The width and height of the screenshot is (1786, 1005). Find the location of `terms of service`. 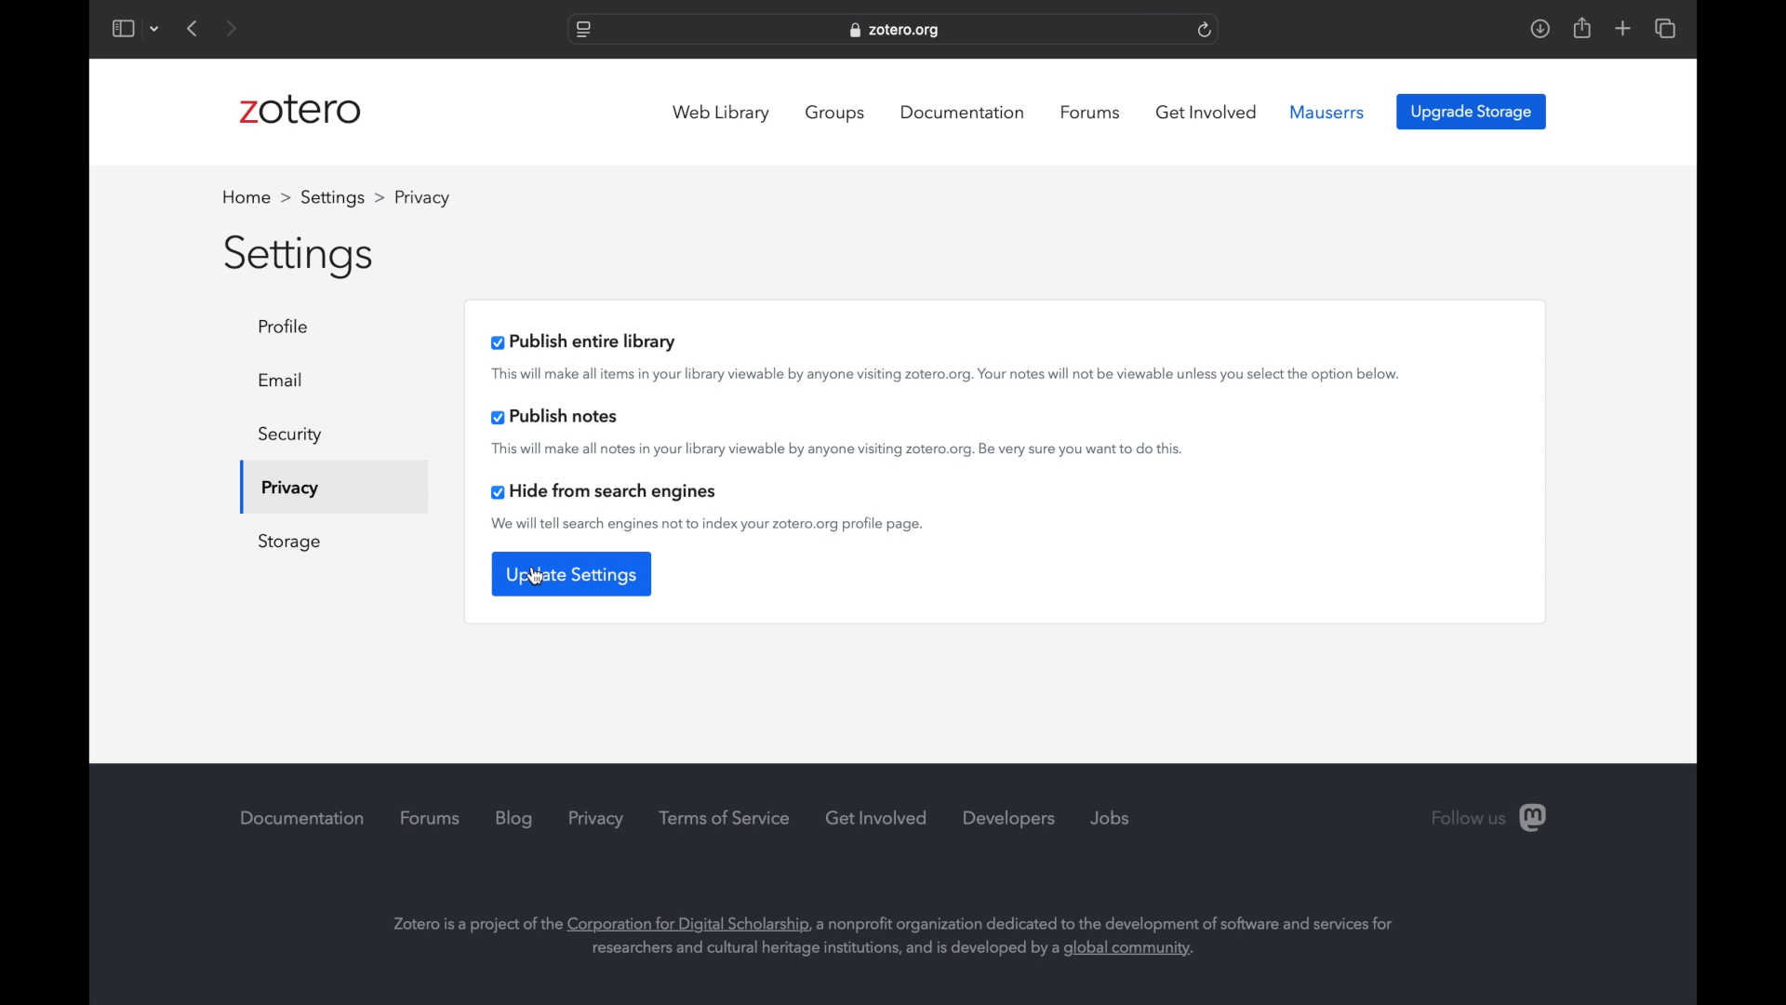

terms of service is located at coordinates (726, 818).